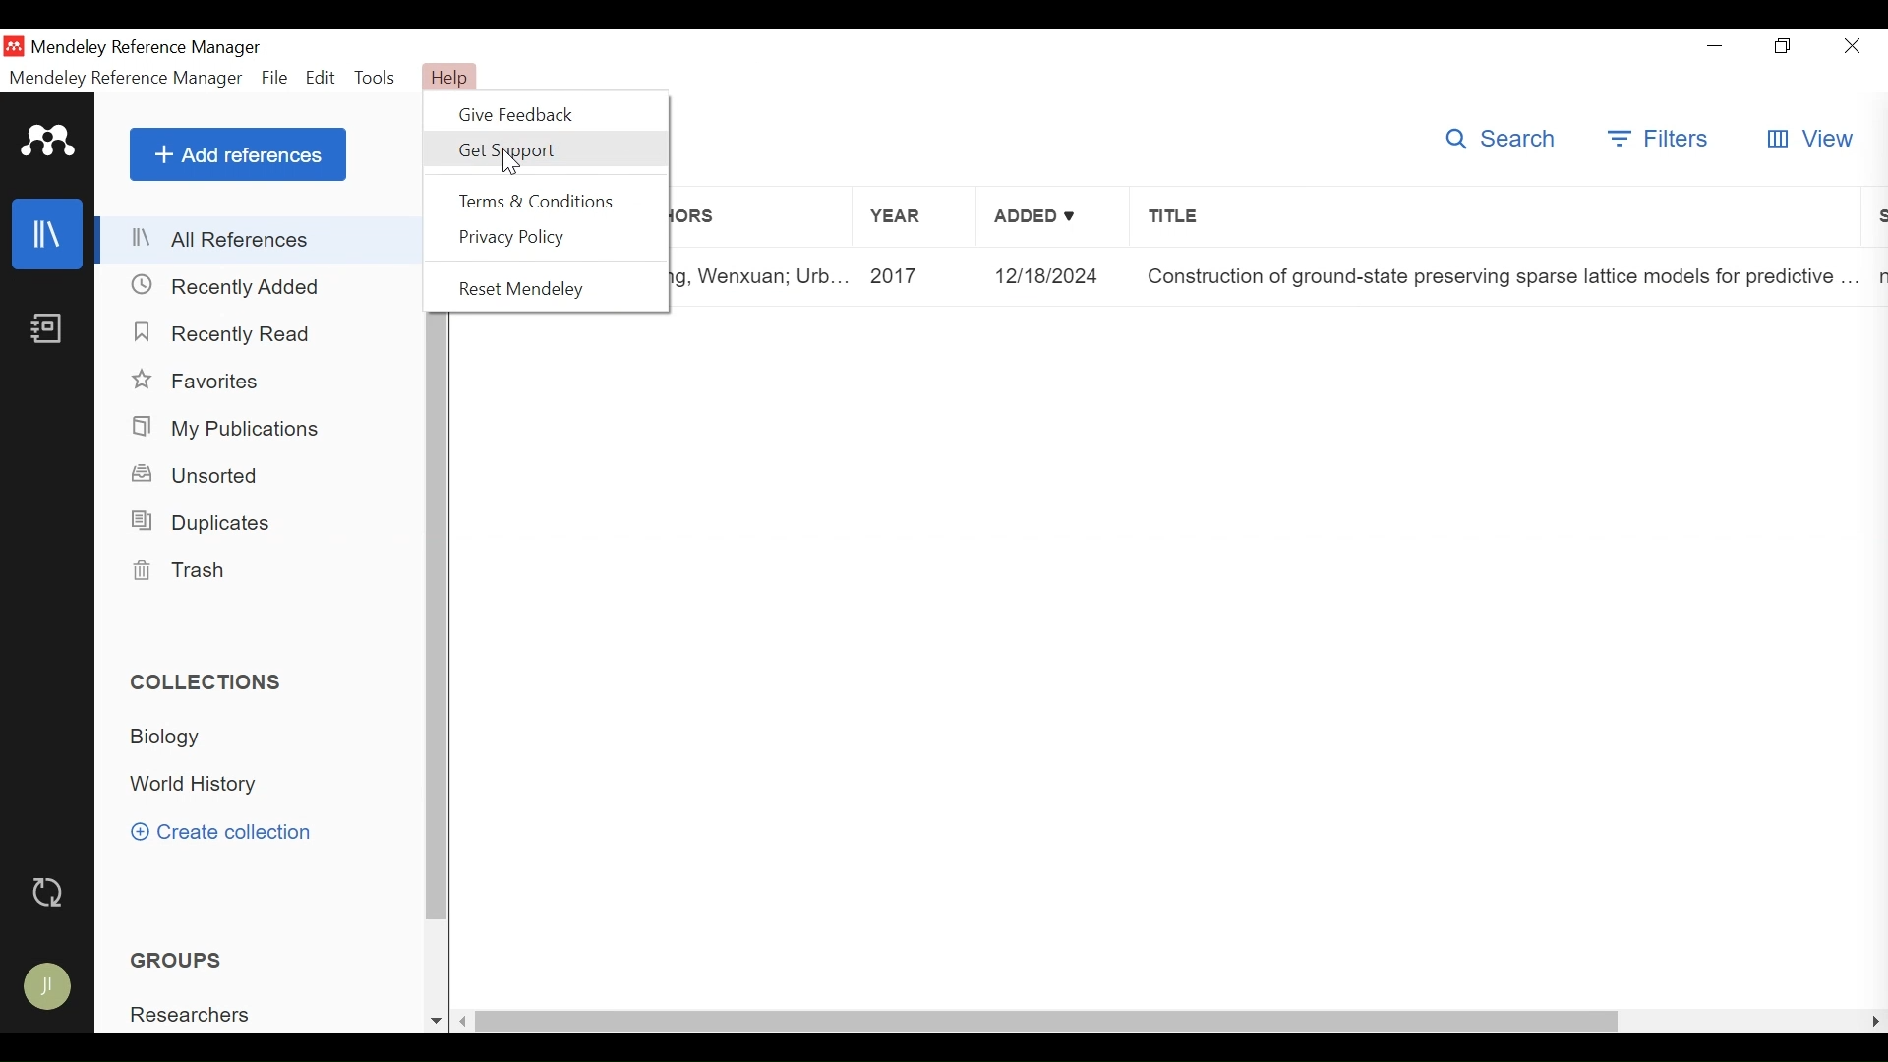 The image size is (1888, 1062). I want to click on Restore, so click(1785, 47).